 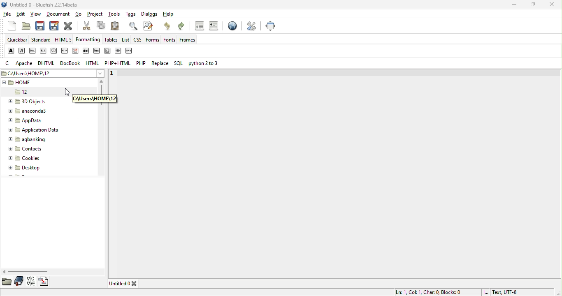 What do you see at coordinates (37, 14) in the screenshot?
I see `view` at bounding box center [37, 14].